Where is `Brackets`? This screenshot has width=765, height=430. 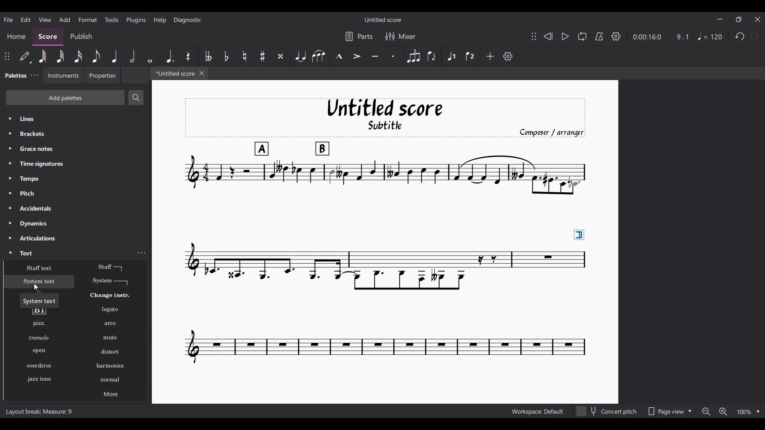 Brackets is located at coordinates (75, 134).